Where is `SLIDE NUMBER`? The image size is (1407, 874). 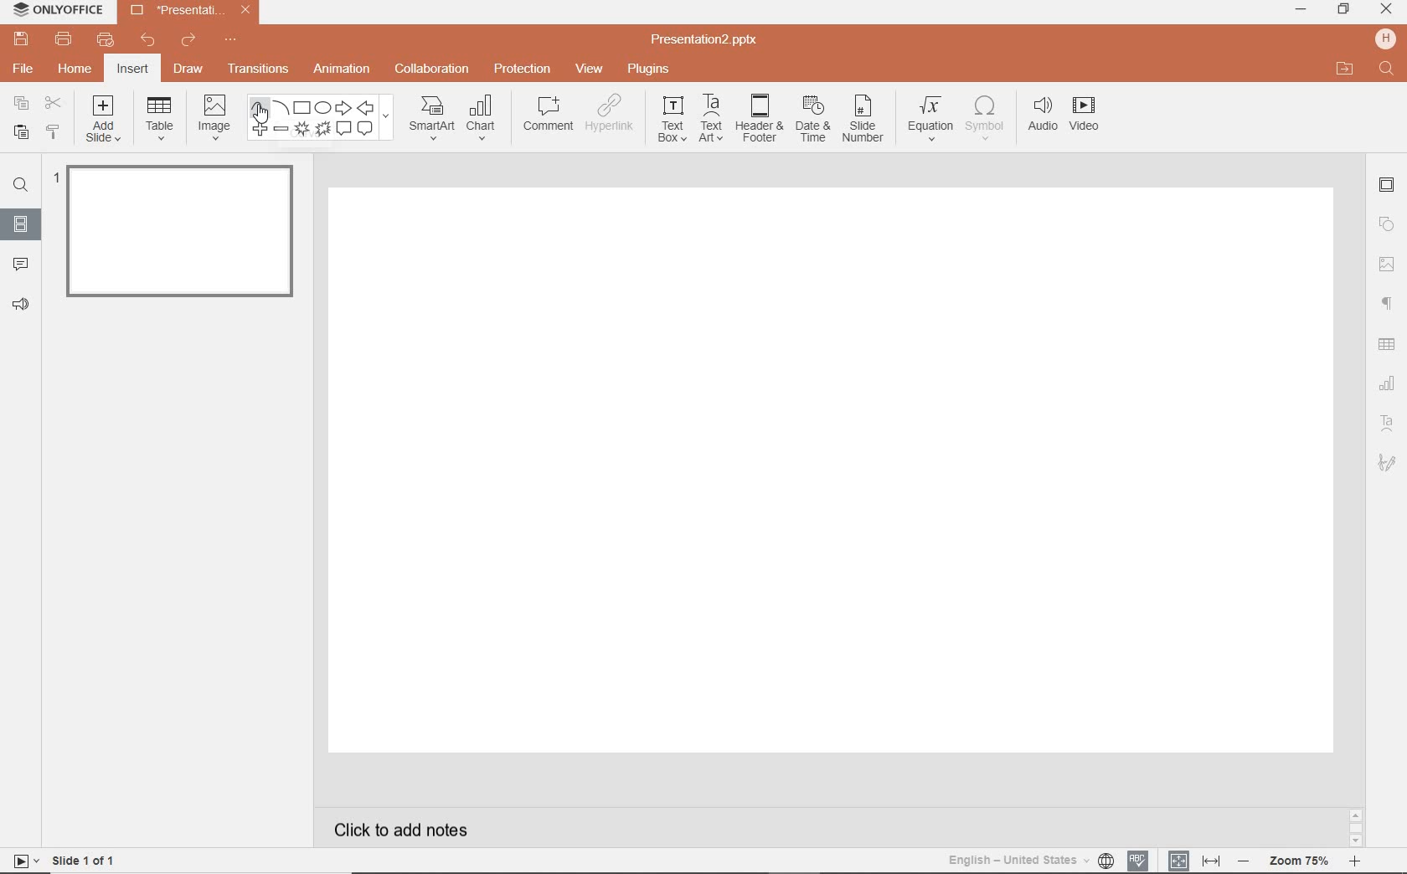
SLIDE NUMBER is located at coordinates (863, 123).